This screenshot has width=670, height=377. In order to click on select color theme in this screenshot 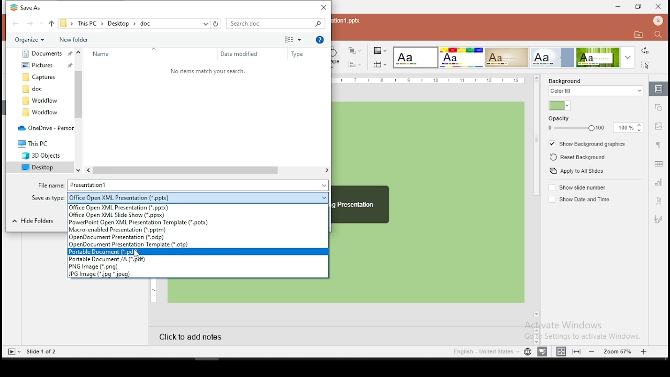, I will do `click(461, 57)`.